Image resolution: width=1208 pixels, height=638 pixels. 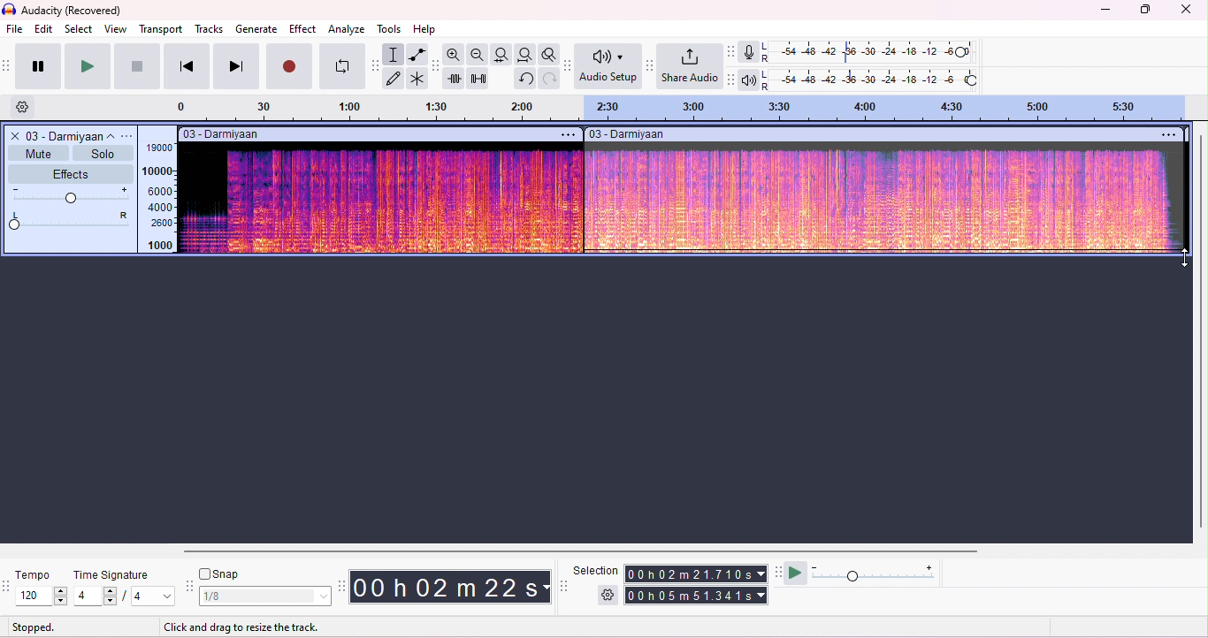 What do you see at coordinates (43, 596) in the screenshot?
I see `tempo selection` at bounding box center [43, 596].